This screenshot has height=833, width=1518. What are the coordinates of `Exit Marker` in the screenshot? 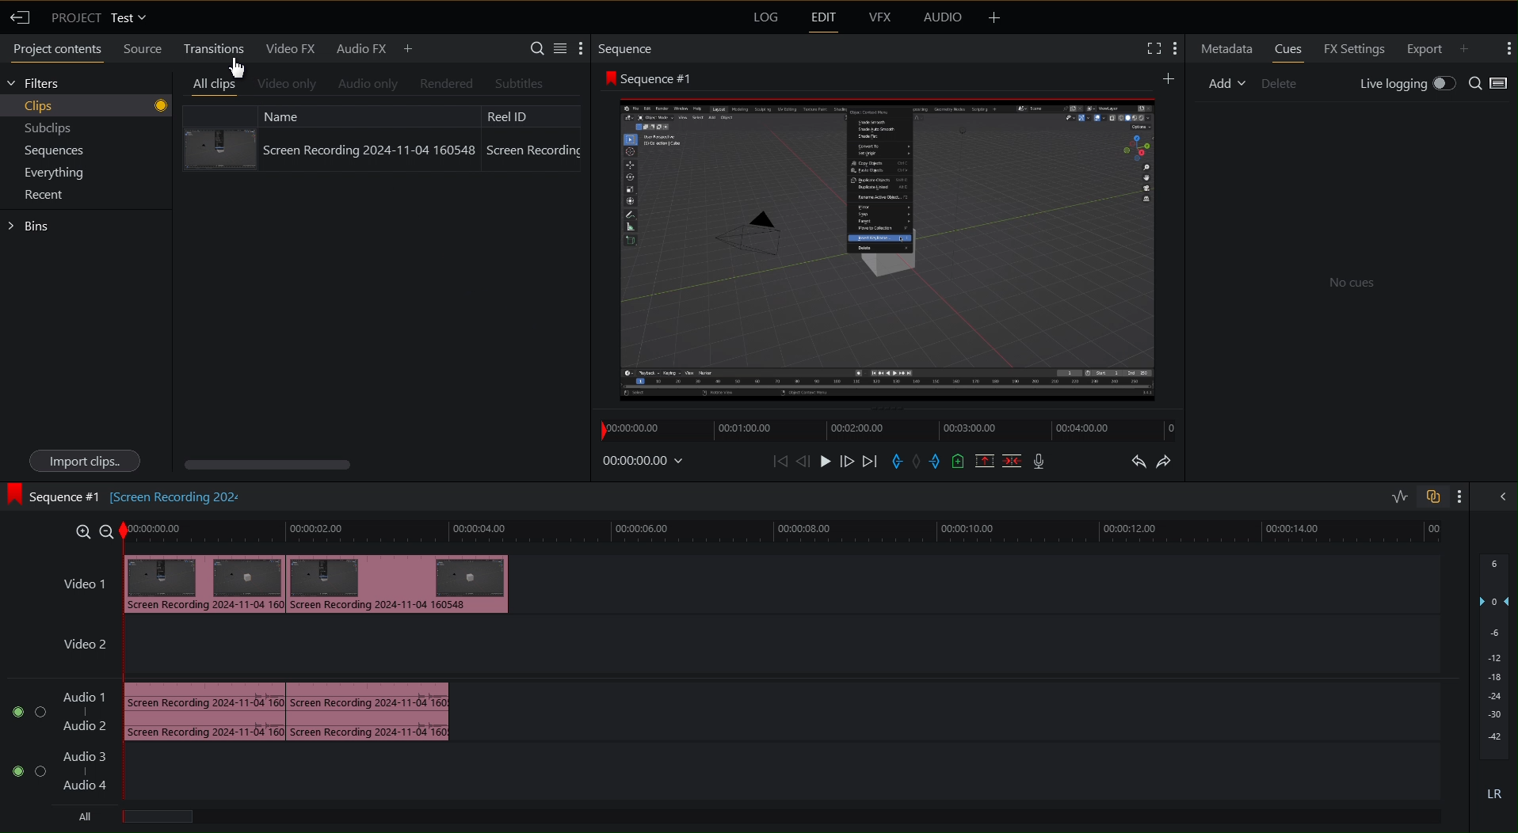 It's located at (937, 462).